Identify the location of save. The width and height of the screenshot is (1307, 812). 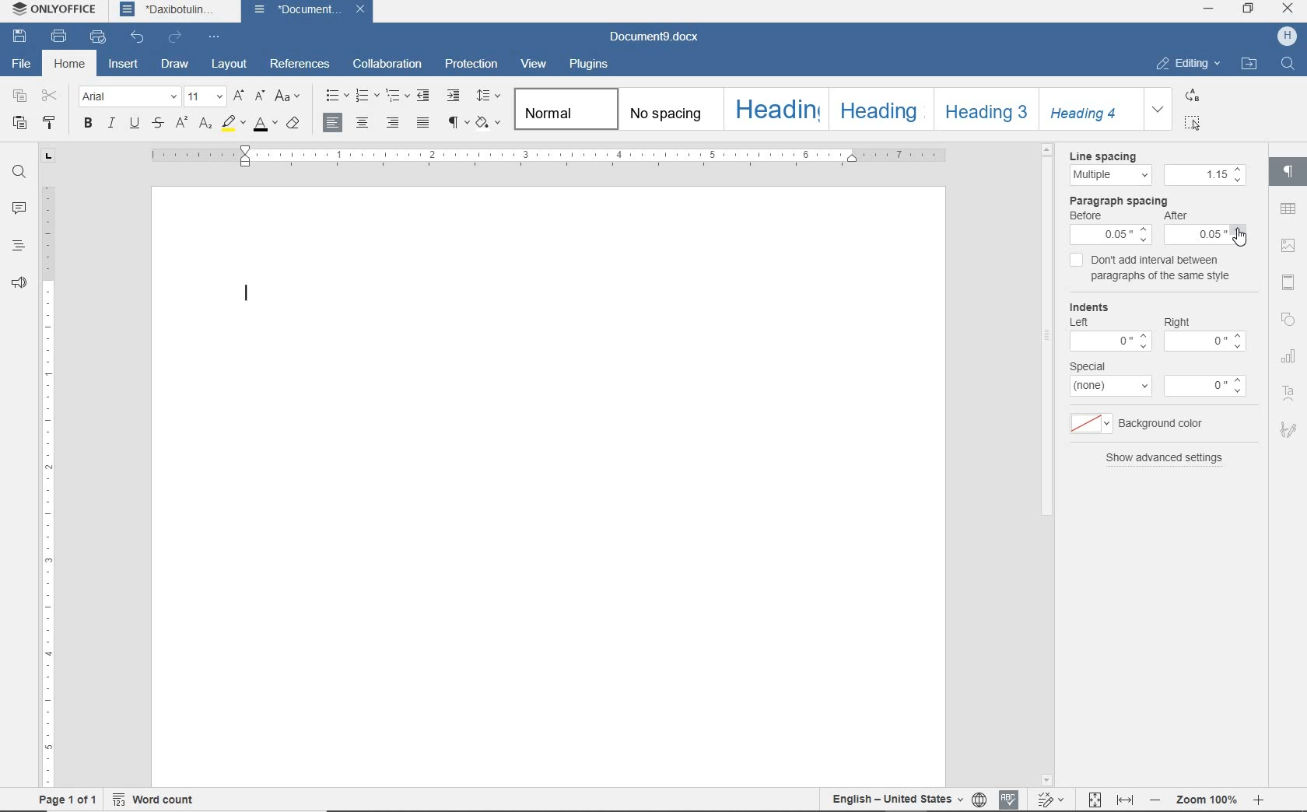
(19, 39).